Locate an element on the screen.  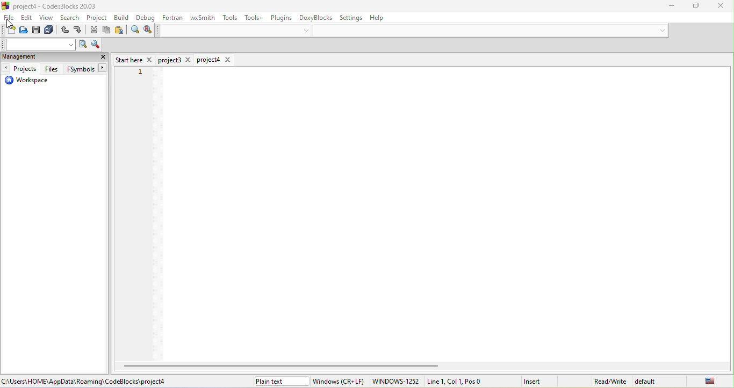
line 1, col 1, pos0 is located at coordinates (467, 381).